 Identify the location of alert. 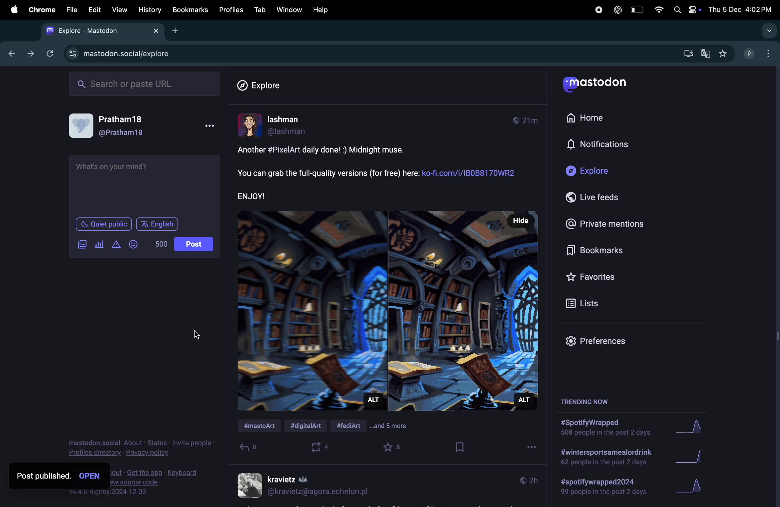
(116, 245).